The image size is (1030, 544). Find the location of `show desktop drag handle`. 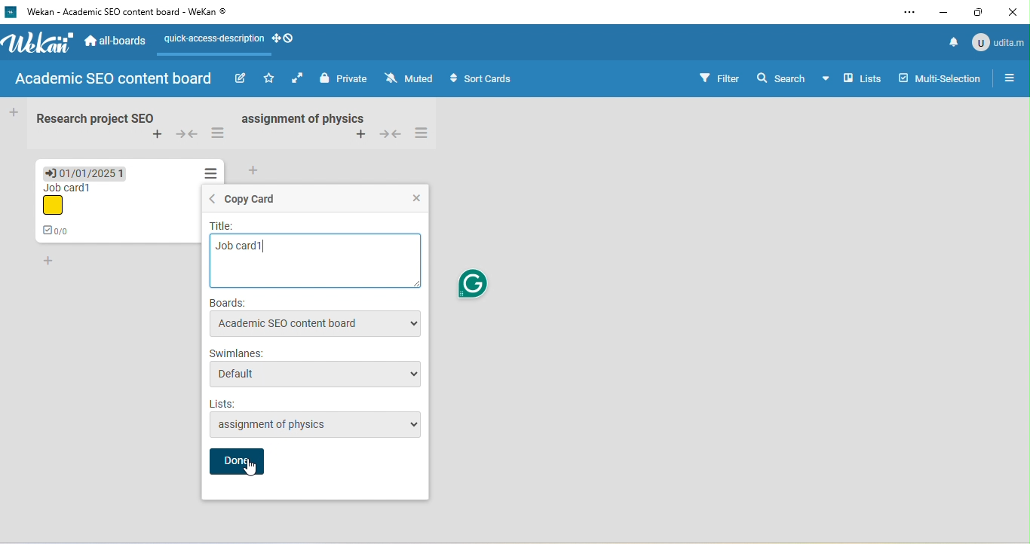

show desktop drag handle is located at coordinates (286, 39).